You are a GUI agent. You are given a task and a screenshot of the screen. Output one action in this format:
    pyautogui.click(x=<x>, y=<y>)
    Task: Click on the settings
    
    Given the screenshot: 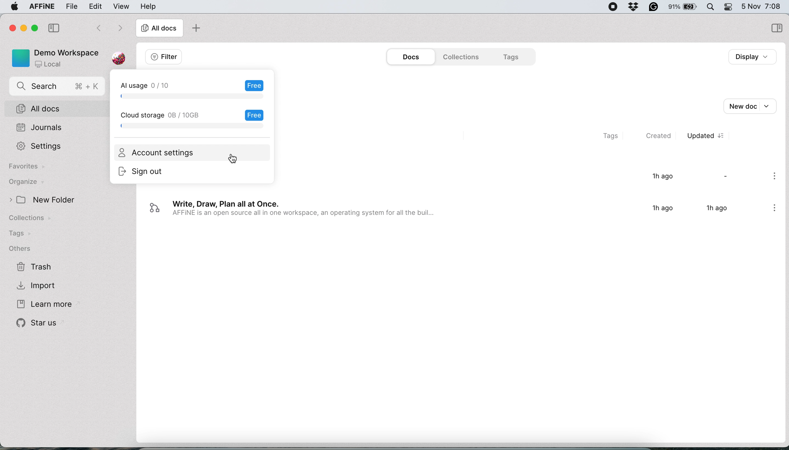 What is the action you would take?
    pyautogui.click(x=38, y=146)
    